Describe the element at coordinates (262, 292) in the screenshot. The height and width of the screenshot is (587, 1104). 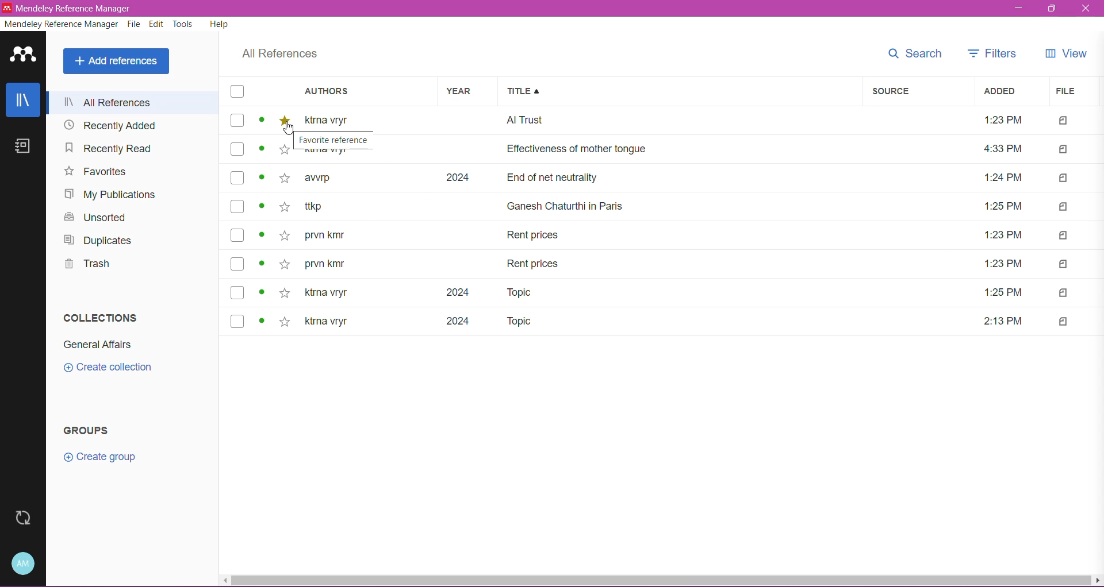
I see `Click to see more details` at that location.